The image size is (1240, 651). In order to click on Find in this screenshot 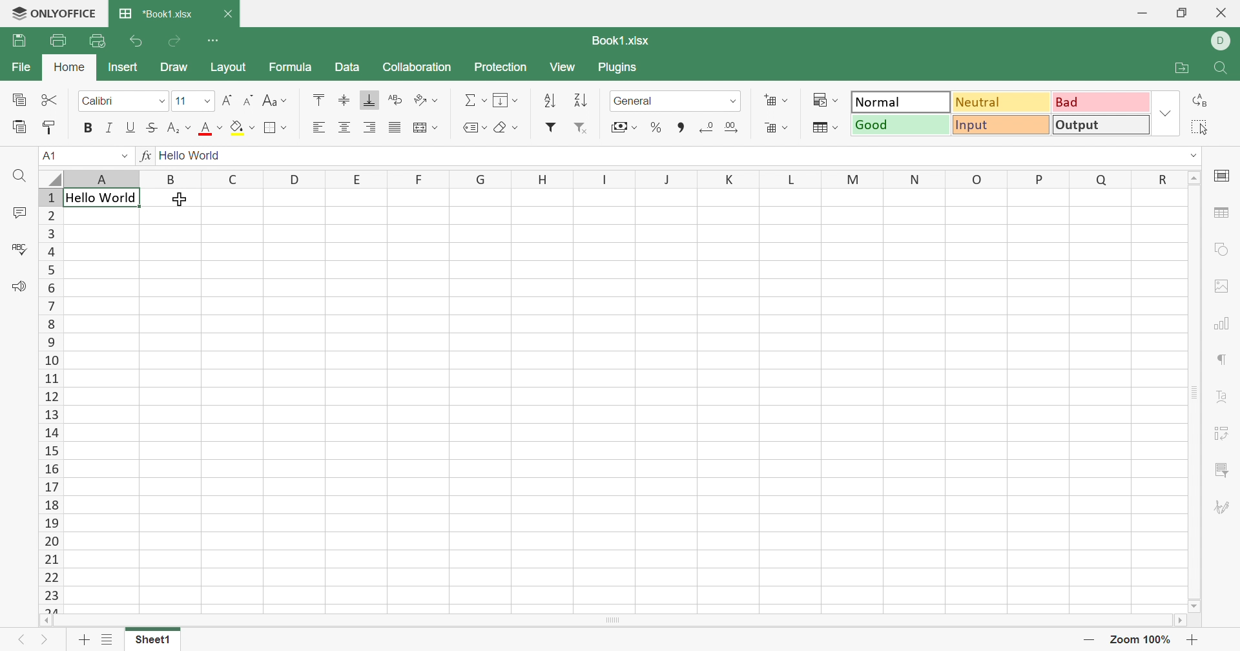, I will do `click(18, 177)`.